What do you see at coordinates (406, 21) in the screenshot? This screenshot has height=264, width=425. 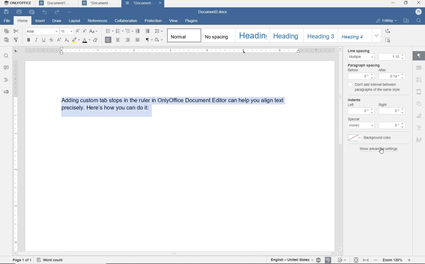 I see `open file location` at bounding box center [406, 21].